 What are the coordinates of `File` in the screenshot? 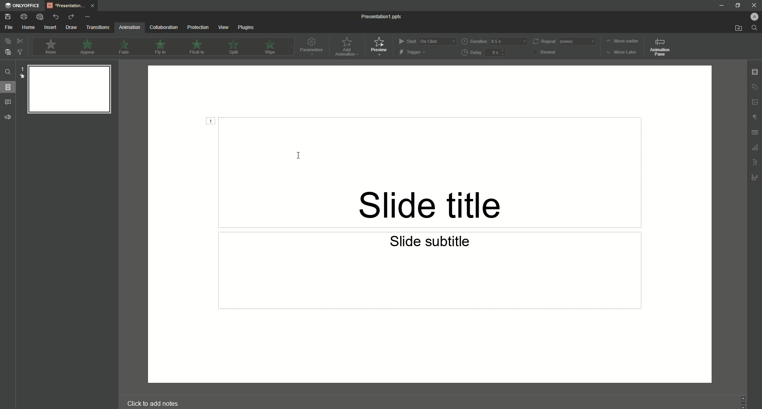 It's located at (10, 28).